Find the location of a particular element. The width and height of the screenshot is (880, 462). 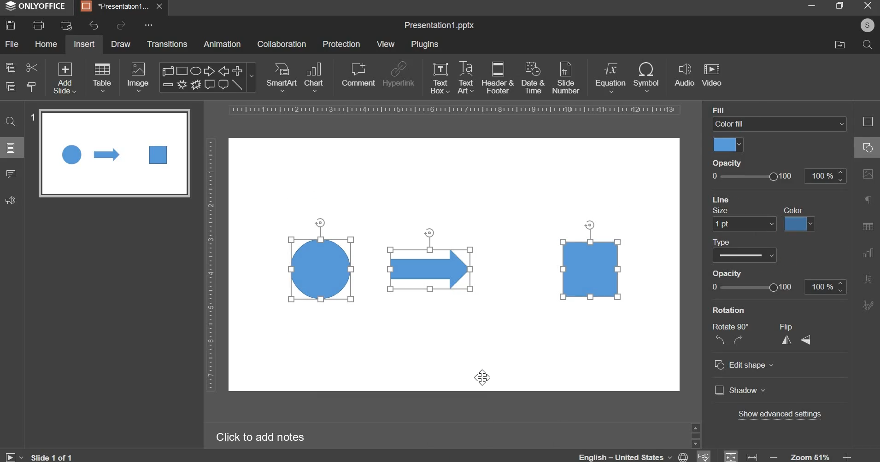

symbol is located at coordinates (646, 76).